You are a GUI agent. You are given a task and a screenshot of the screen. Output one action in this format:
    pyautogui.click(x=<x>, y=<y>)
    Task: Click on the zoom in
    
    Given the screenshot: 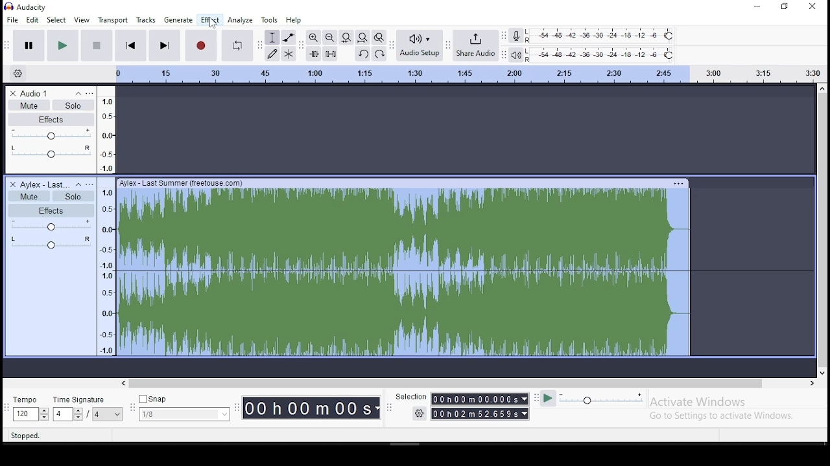 What is the action you would take?
    pyautogui.click(x=313, y=38)
    